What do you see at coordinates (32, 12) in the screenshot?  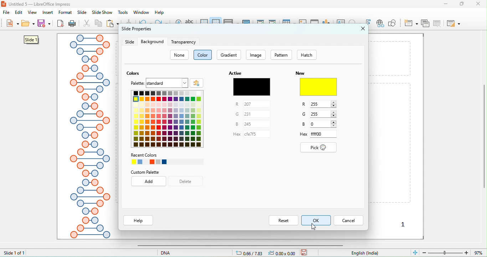 I see `view` at bounding box center [32, 12].